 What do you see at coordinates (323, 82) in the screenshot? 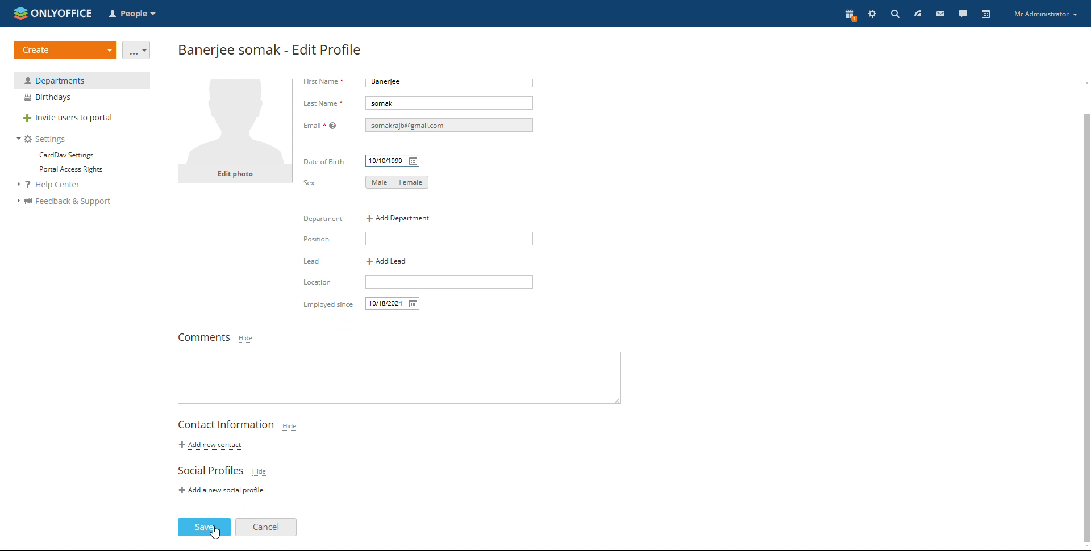
I see `first name` at bounding box center [323, 82].